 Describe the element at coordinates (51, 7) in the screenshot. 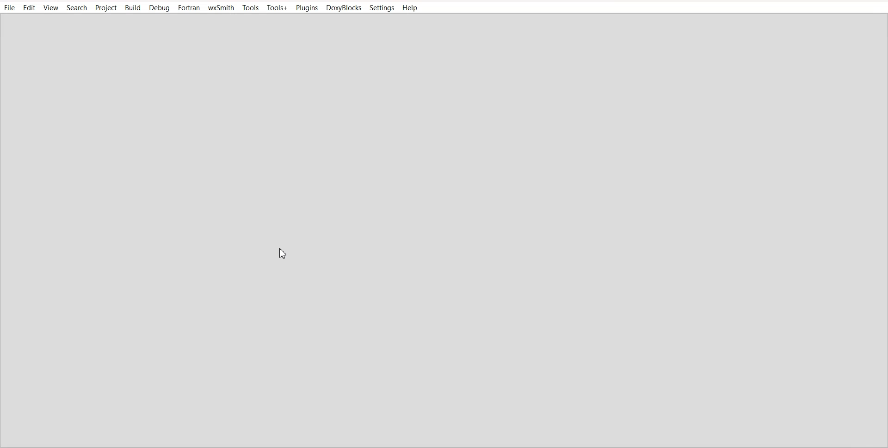

I see `View` at that location.